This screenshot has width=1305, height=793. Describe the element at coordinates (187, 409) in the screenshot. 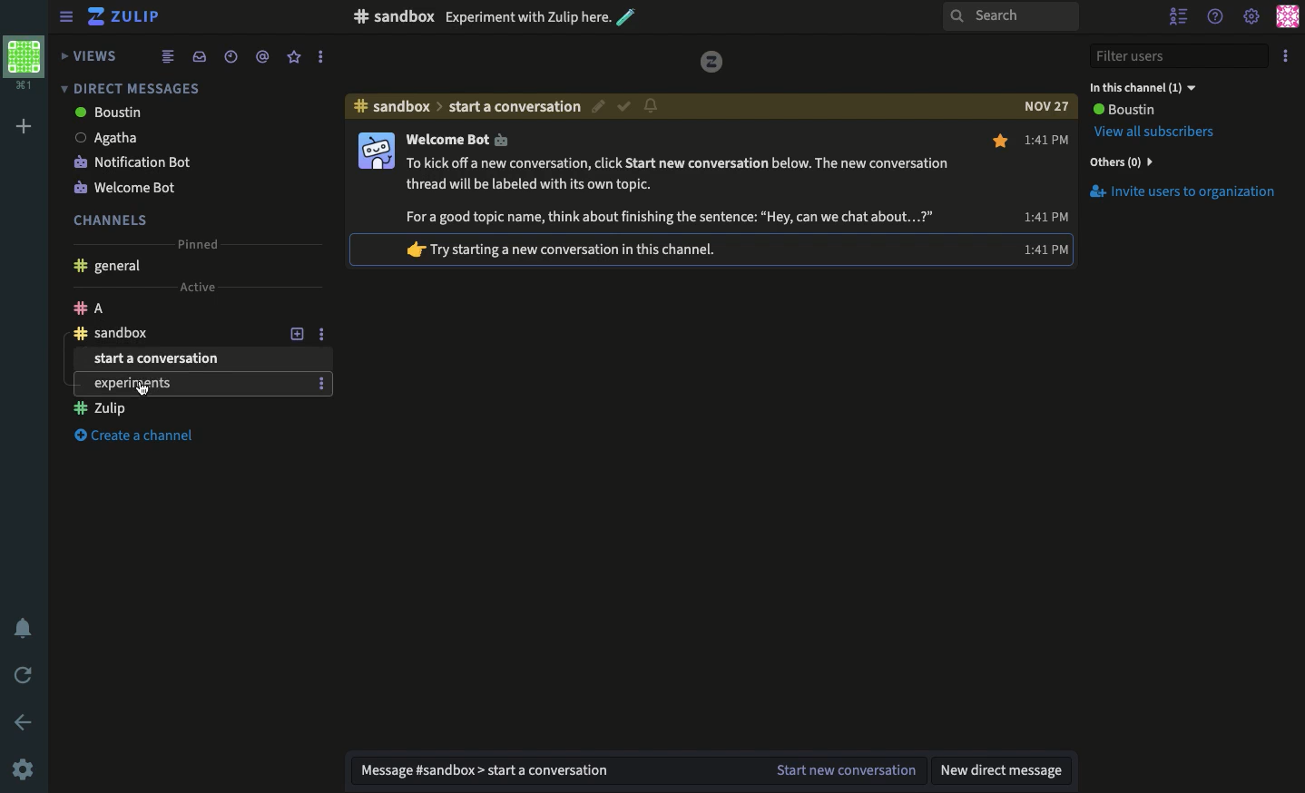

I see `Experiments` at that location.